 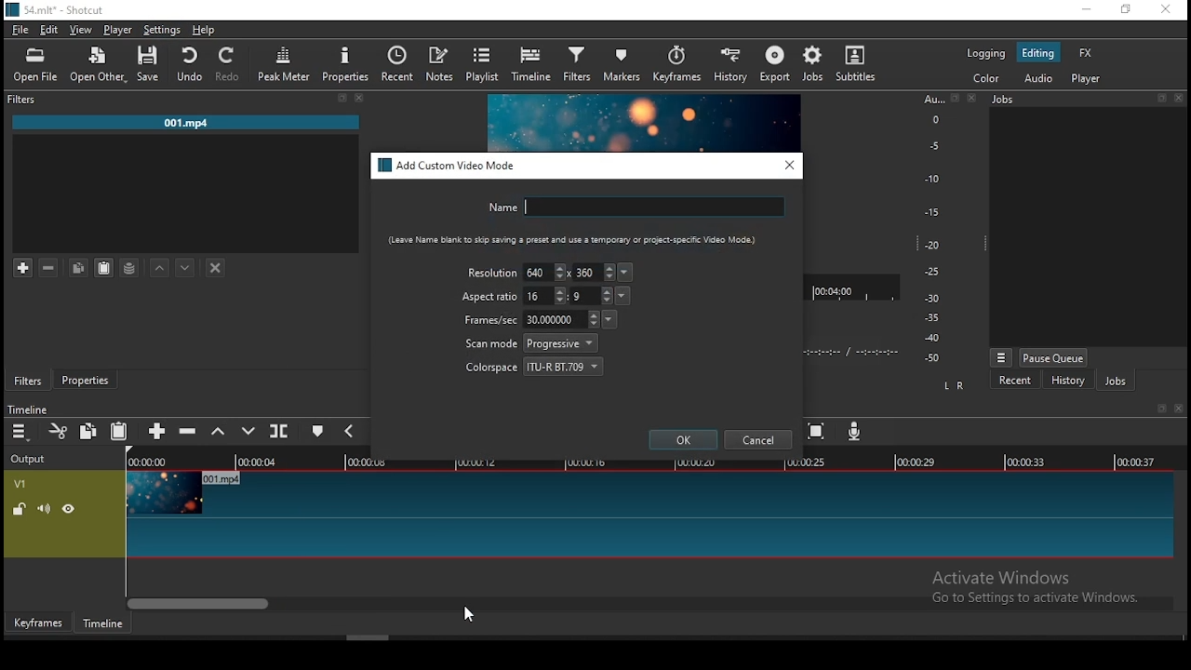 I want to click on edit, so click(x=49, y=31).